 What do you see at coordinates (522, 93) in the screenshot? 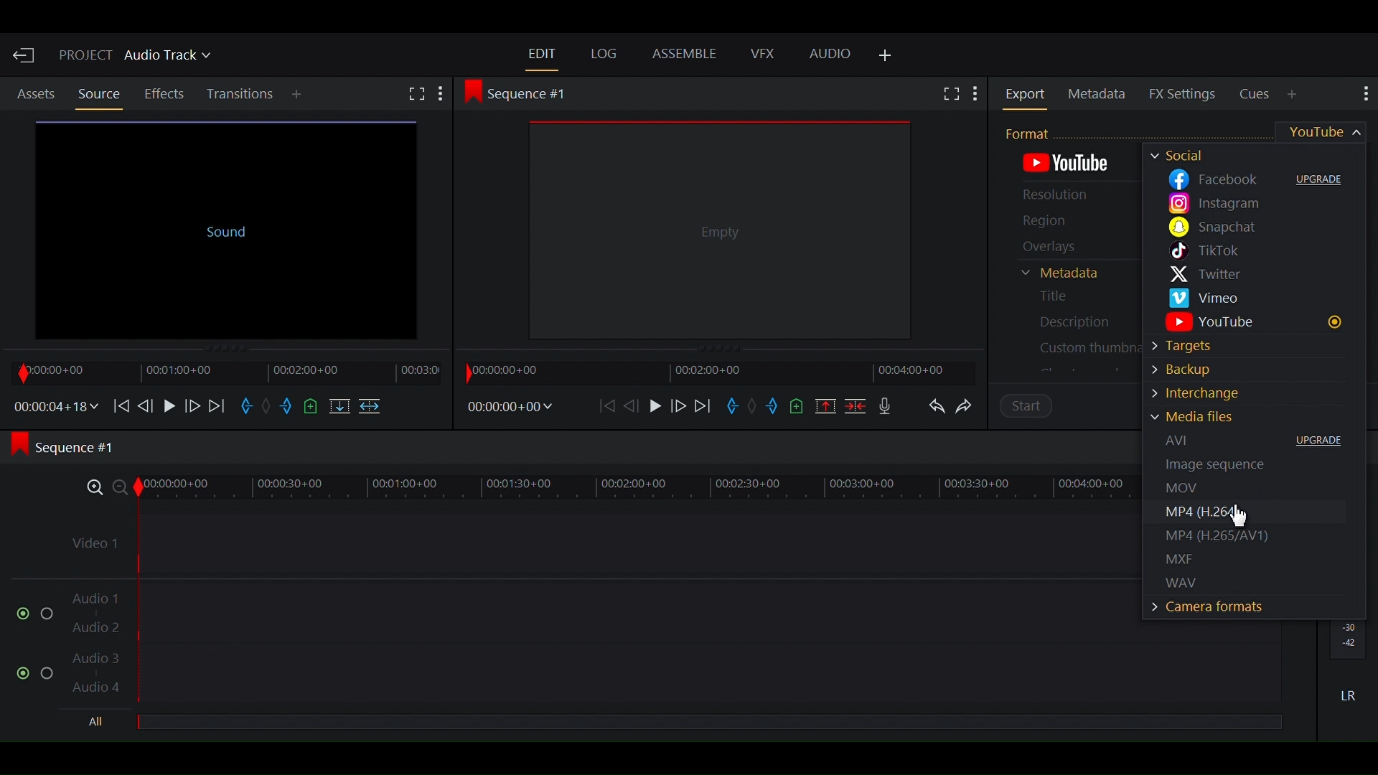
I see `Sequence #1` at bounding box center [522, 93].